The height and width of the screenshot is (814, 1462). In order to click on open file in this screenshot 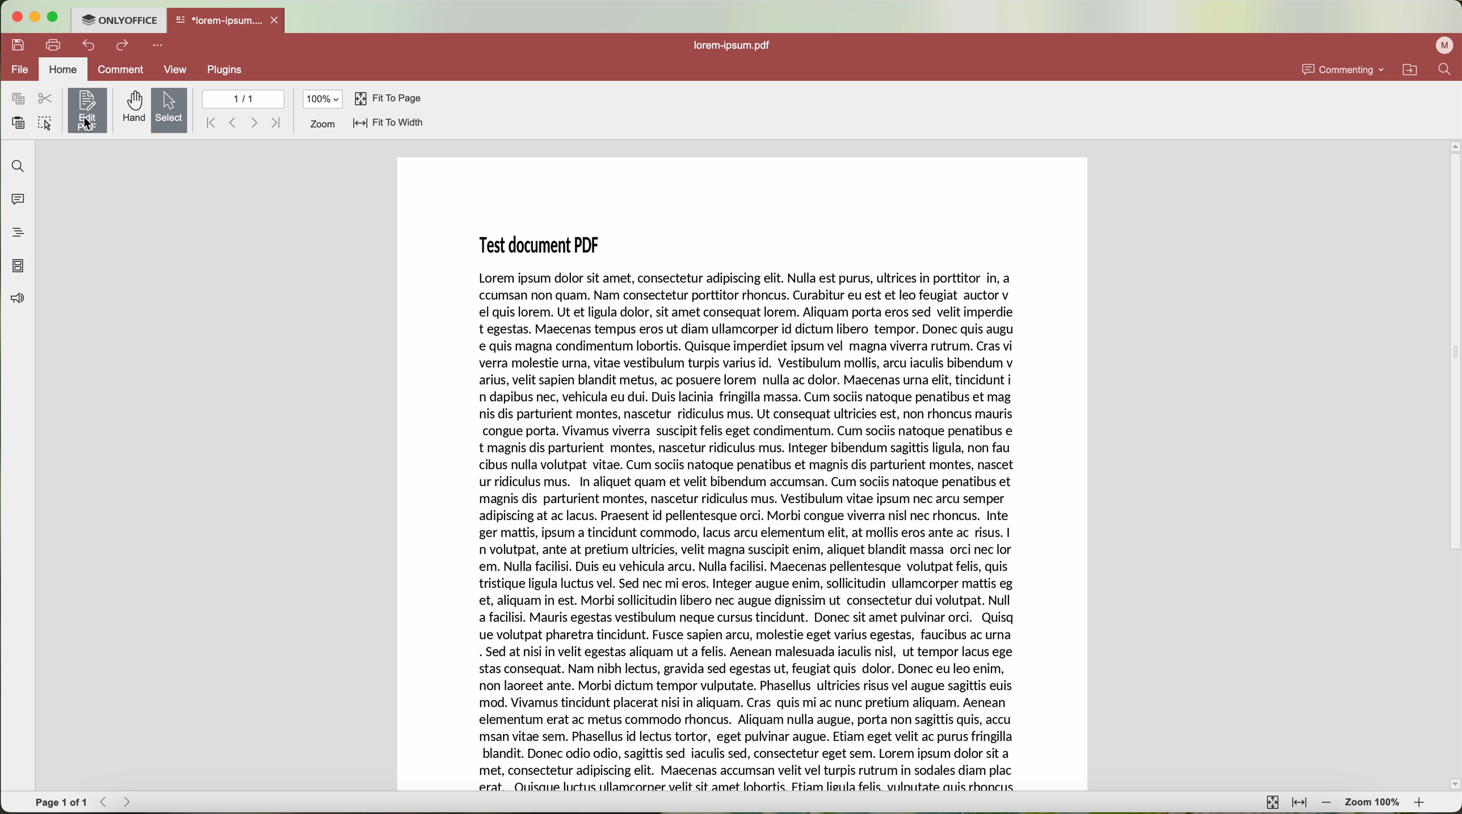, I will do `click(228, 21)`.